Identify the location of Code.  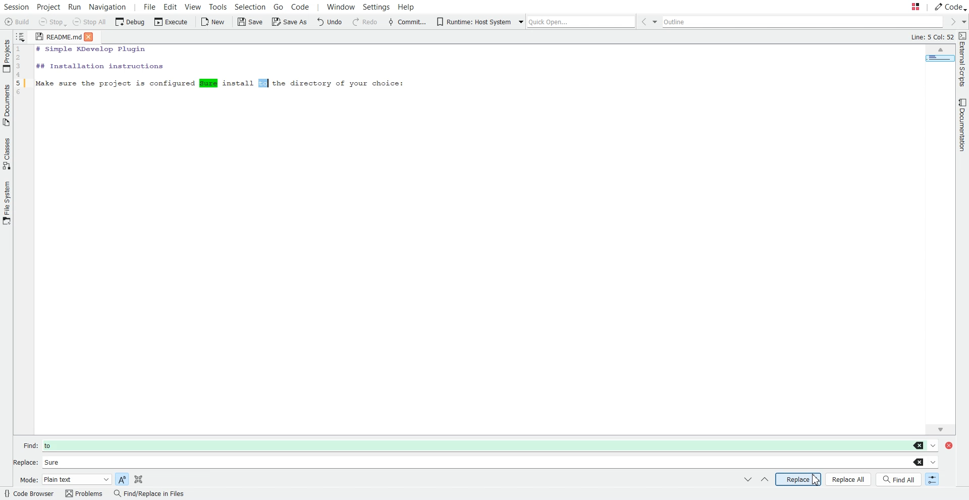
(950, 7).